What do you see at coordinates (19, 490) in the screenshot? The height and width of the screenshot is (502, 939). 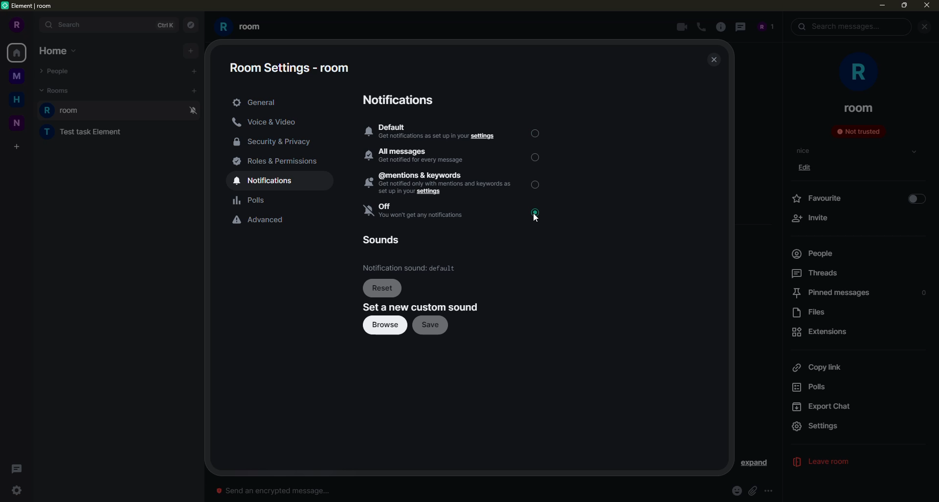 I see `settings` at bounding box center [19, 490].